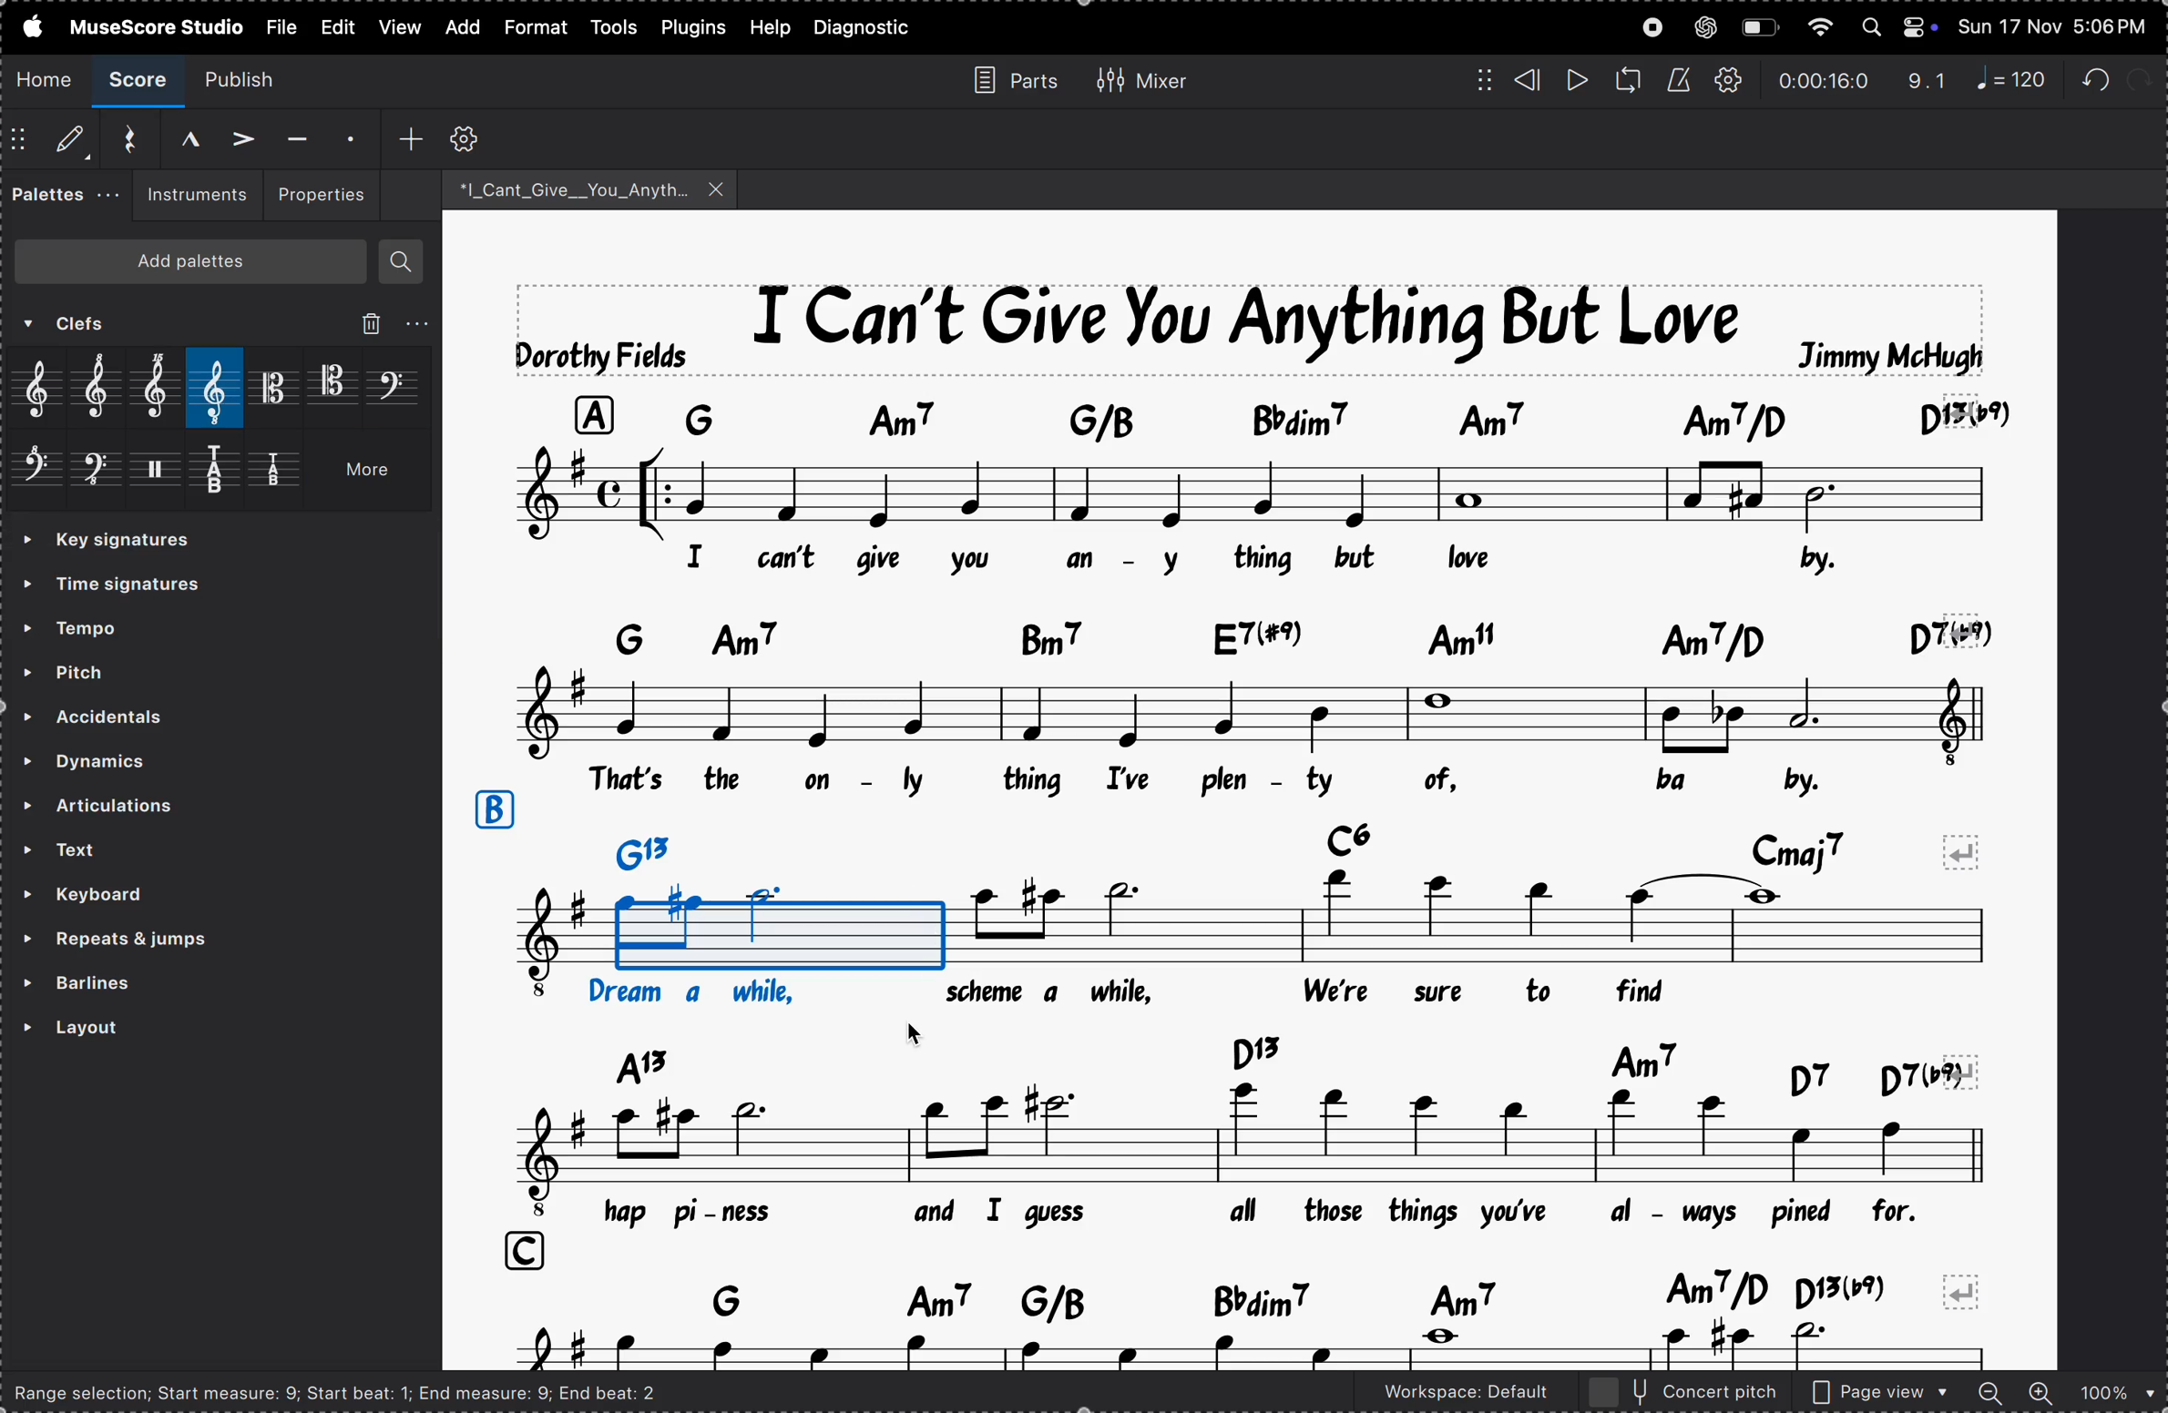 Image resolution: width=2168 pixels, height=1413 pixels. What do you see at coordinates (1156, 999) in the screenshot?
I see `lyrics` at bounding box center [1156, 999].